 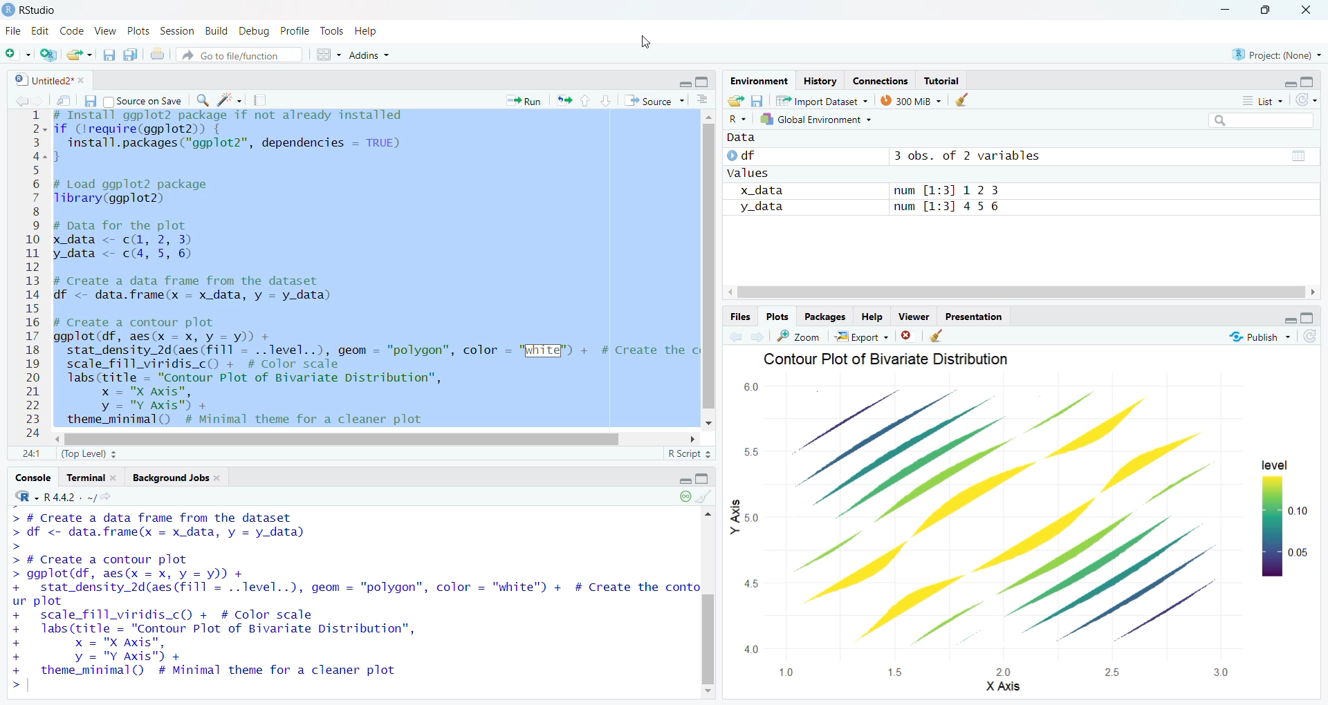 I want to click on Debug, so click(x=255, y=32).